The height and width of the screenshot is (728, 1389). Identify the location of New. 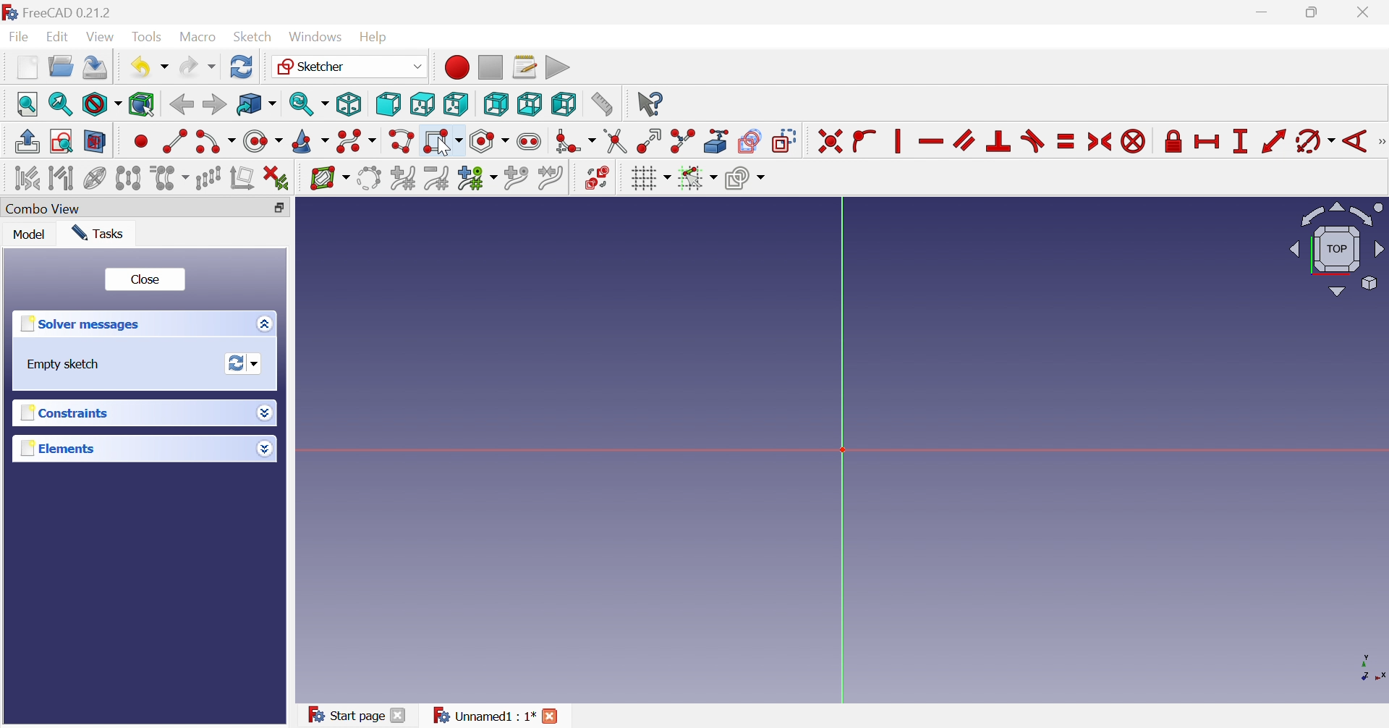
(27, 67).